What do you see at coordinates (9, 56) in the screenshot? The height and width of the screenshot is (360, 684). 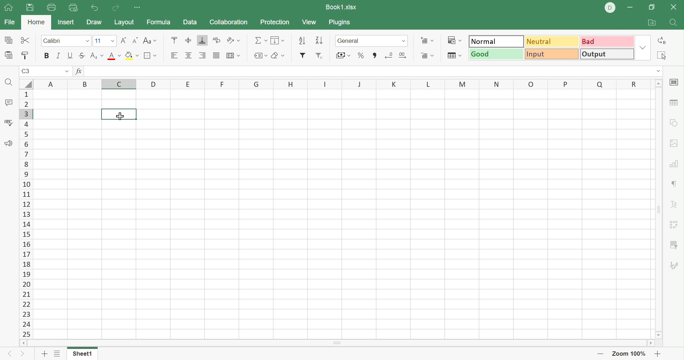 I see `Paste` at bounding box center [9, 56].